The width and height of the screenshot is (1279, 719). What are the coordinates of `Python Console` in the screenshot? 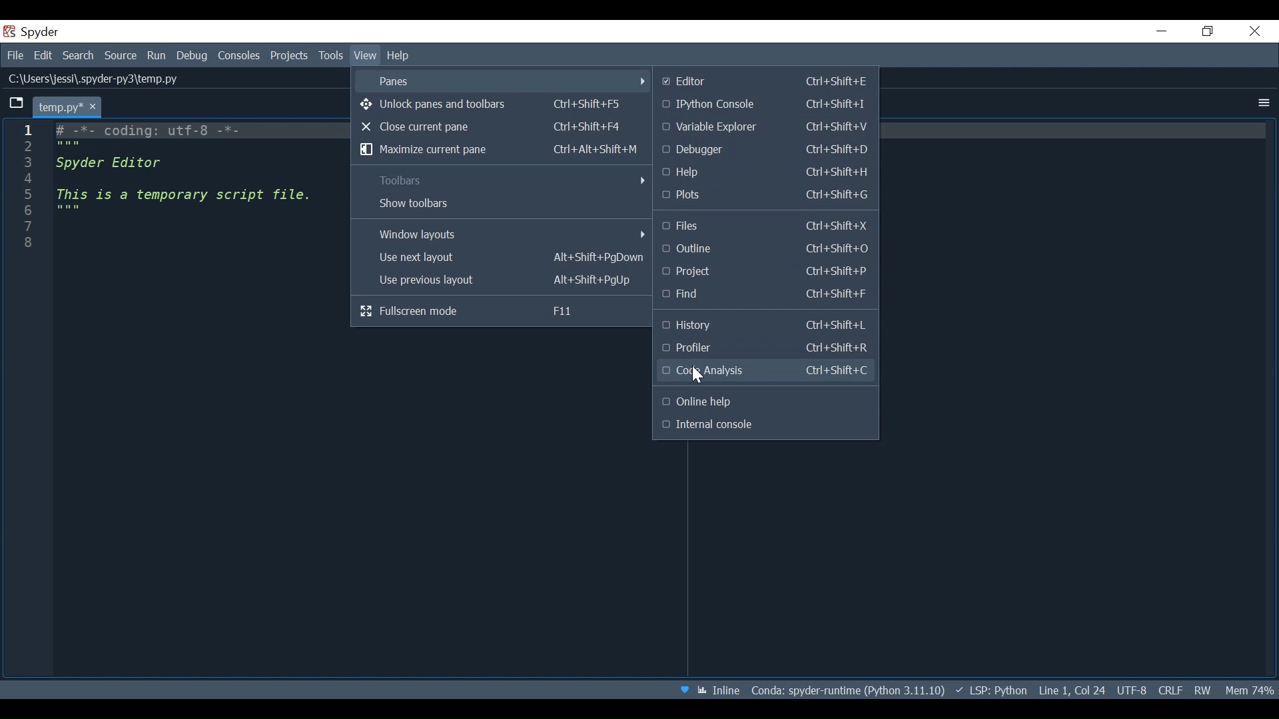 It's located at (765, 105).